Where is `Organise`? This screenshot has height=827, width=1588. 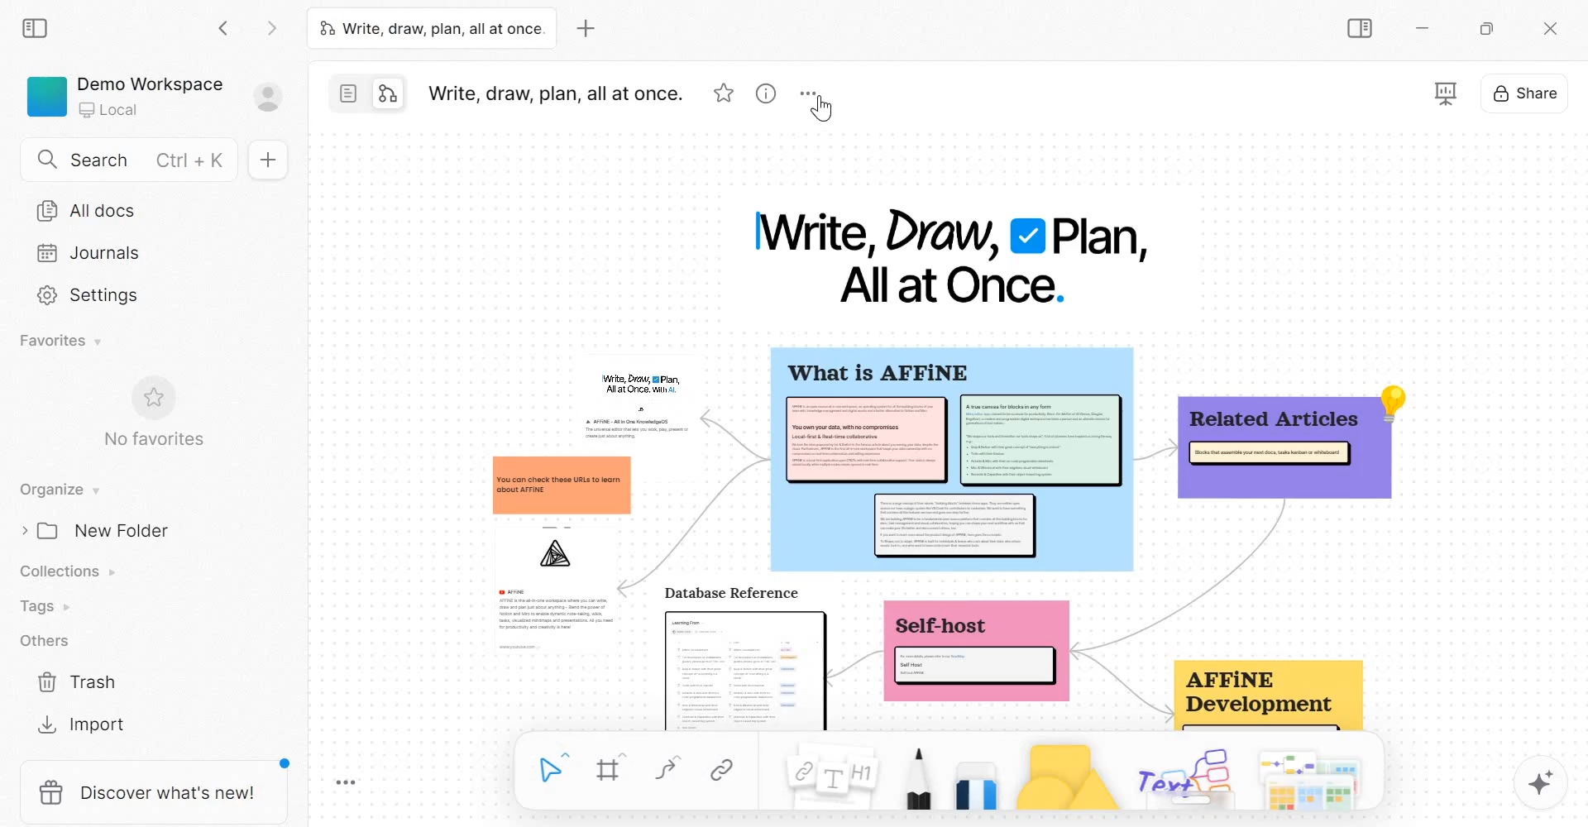 Organise is located at coordinates (56, 490).